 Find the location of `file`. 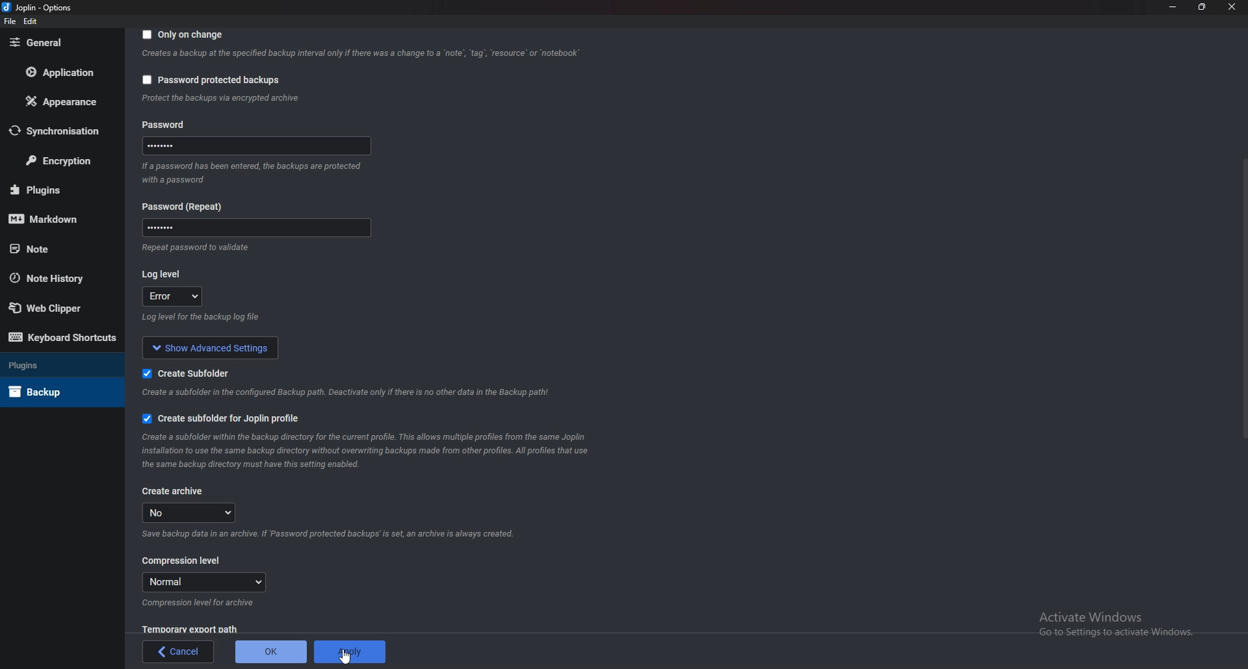

file is located at coordinates (9, 22).